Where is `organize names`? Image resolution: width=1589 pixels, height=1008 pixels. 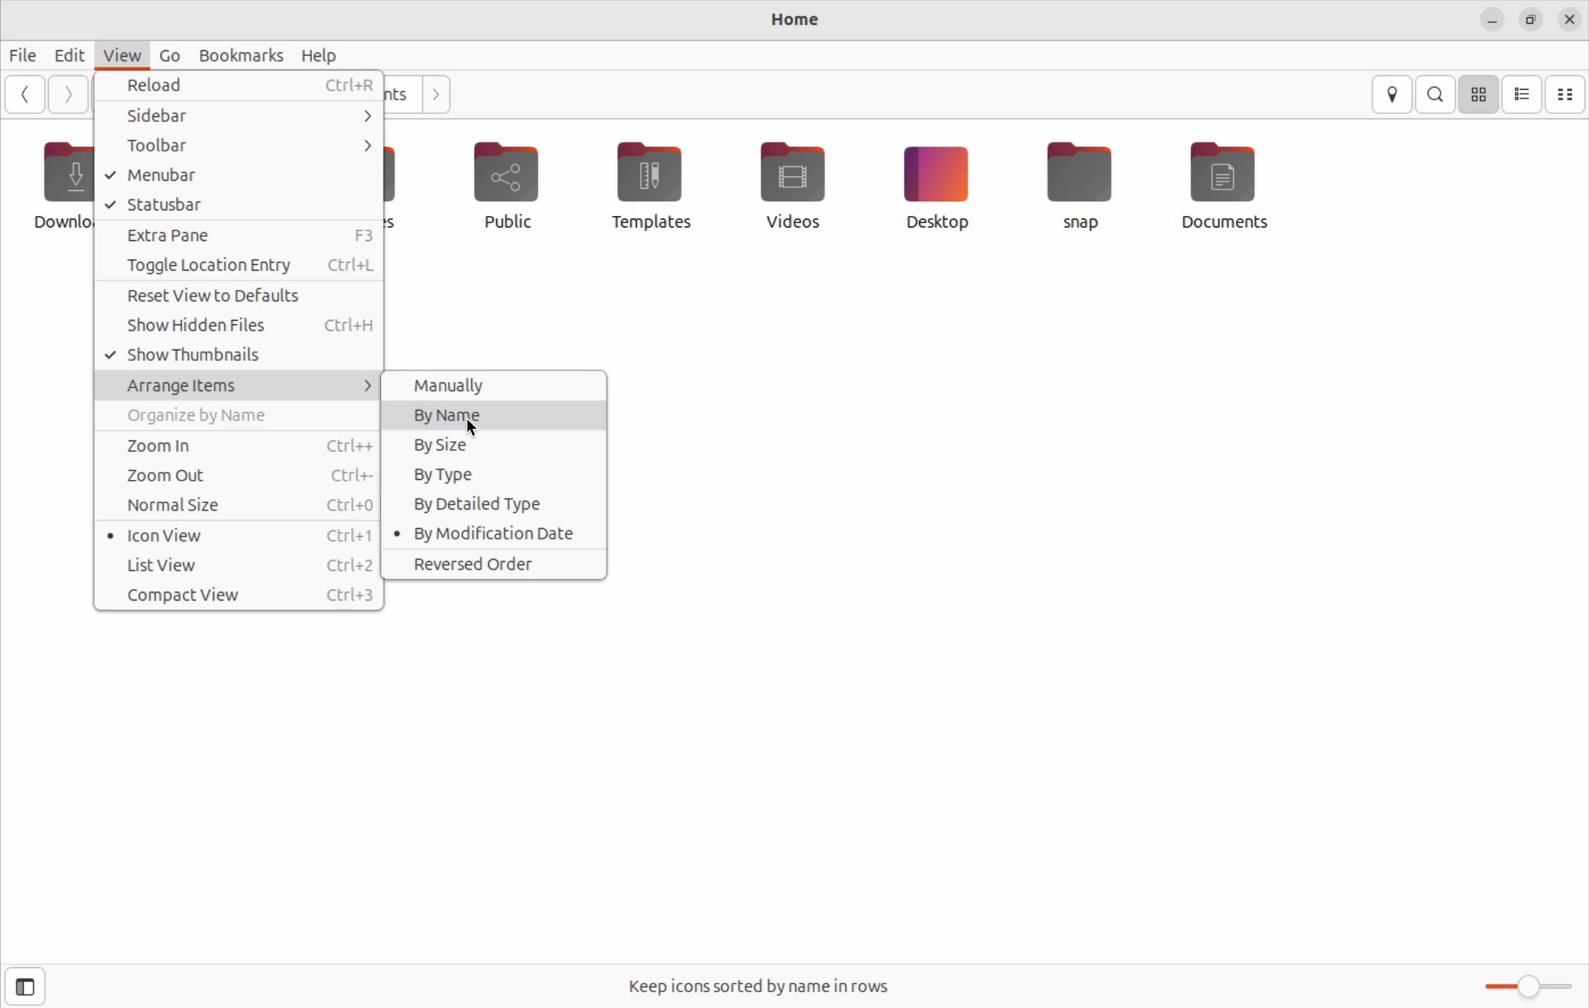
organize names is located at coordinates (239, 419).